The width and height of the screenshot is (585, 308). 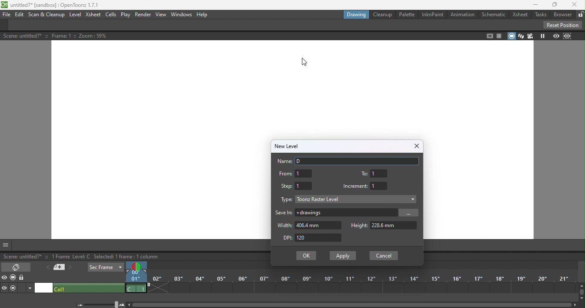 I want to click on Scene details, so click(x=64, y=36).